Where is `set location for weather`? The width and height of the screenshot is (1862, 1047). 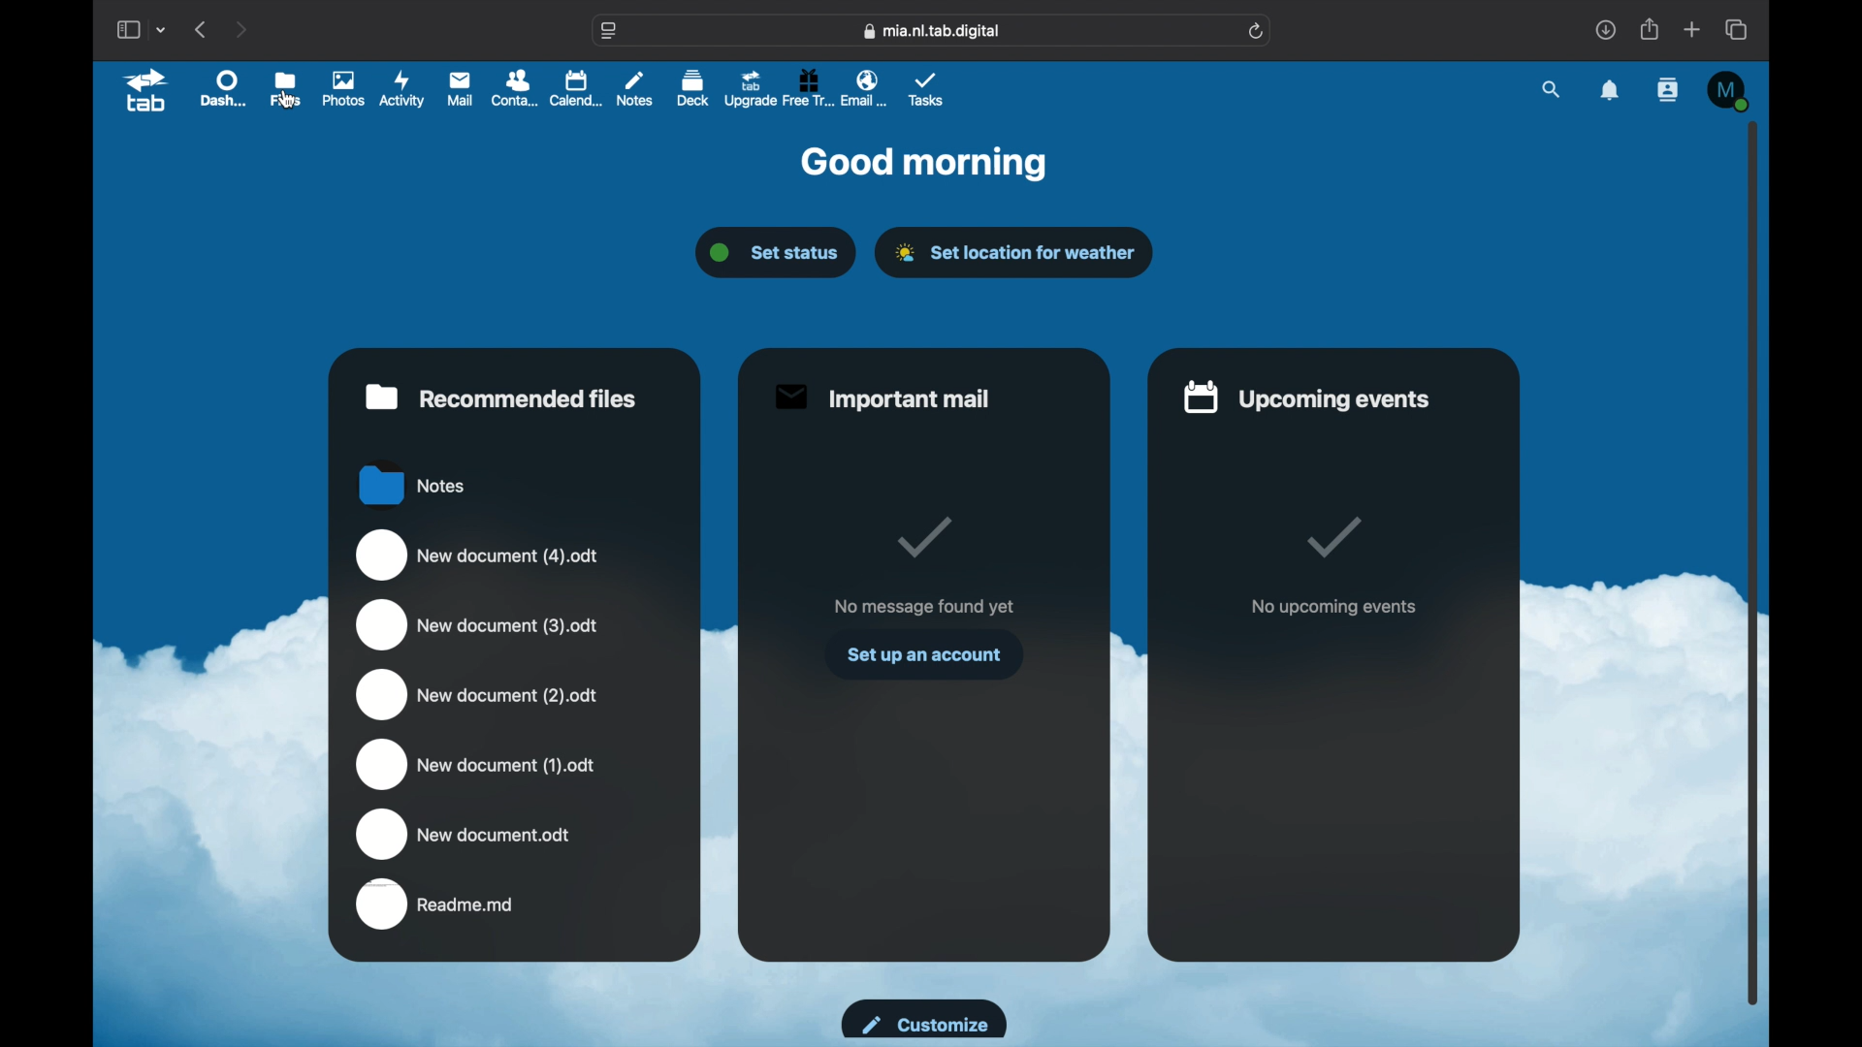 set location for weather is located at coordinates (1013, 253).